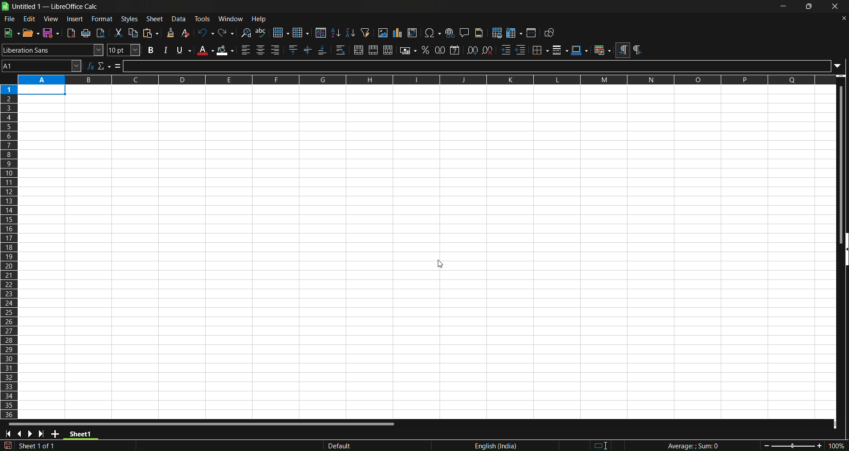 This screenshot has height=451, width=849. I want to click on view, so click(52, 19).